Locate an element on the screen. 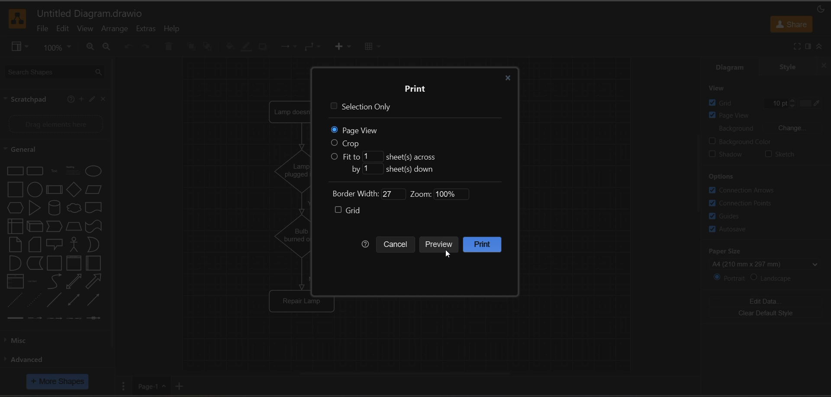  print is located at coordinates (414, 88).